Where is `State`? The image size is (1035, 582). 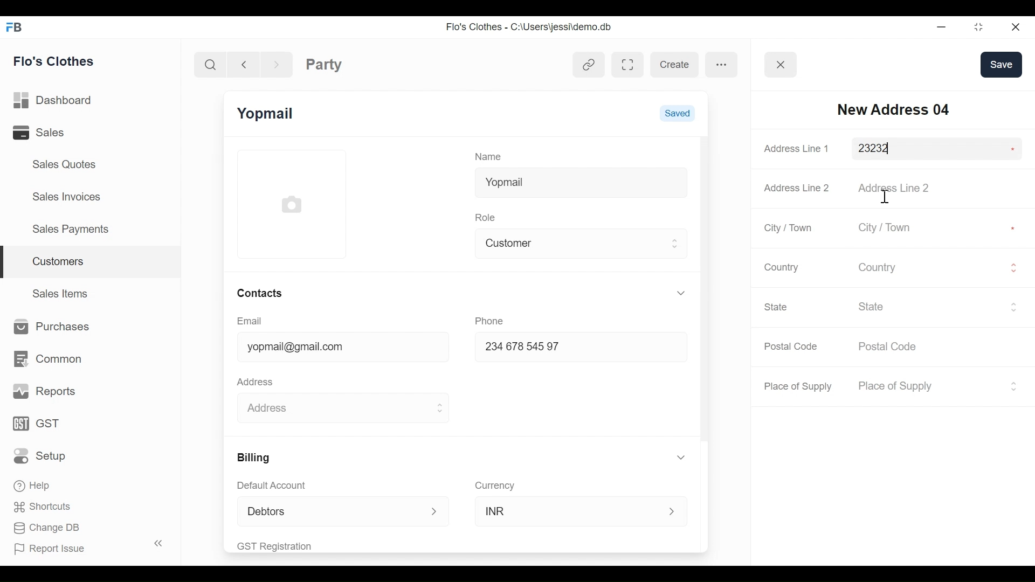 State is located at coordinates (930, 306).